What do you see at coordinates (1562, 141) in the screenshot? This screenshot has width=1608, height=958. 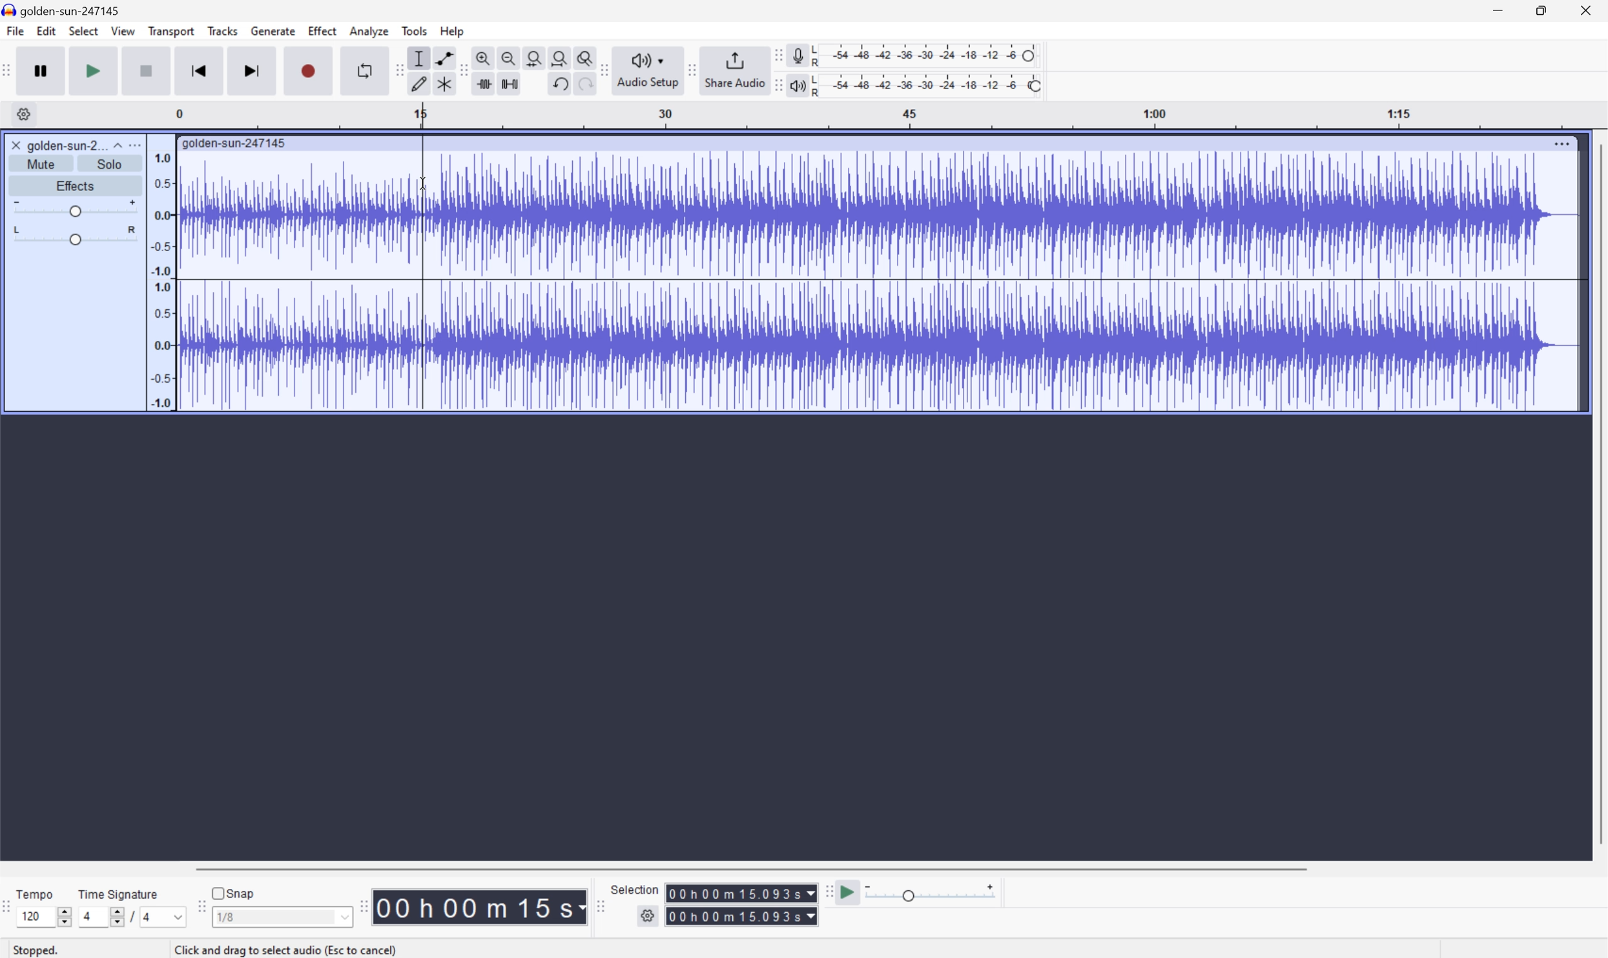 I see `More` at bounding box center [1562, 141].